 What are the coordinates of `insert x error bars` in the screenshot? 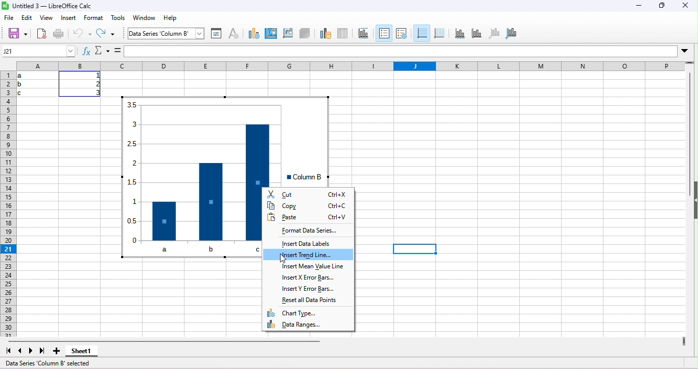 It's located at (311, 279).